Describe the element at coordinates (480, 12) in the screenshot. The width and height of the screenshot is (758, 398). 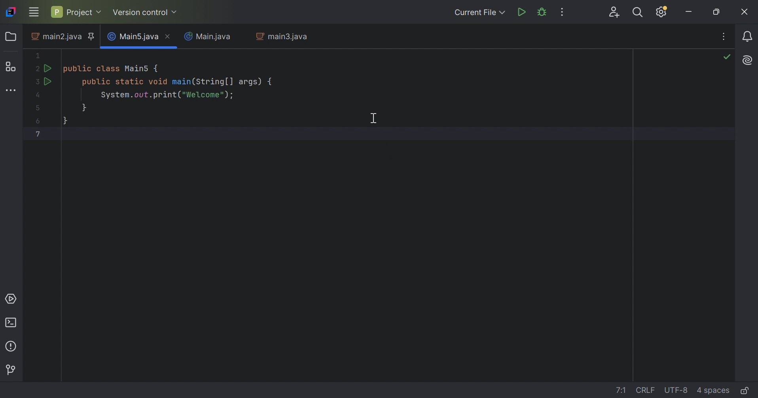
I see `Current file` at that location.